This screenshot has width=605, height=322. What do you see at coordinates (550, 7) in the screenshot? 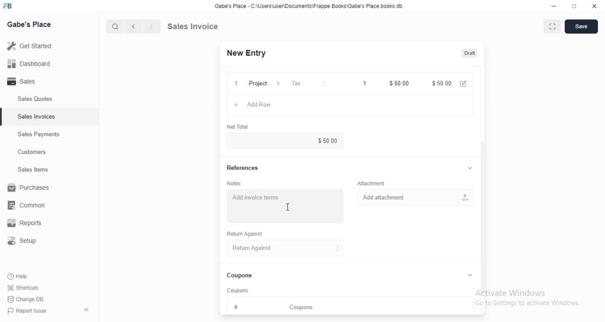
I see `minimize` at bounding box center [550, 7].